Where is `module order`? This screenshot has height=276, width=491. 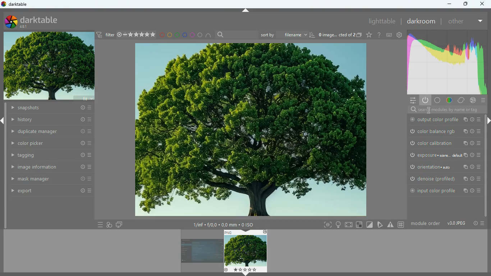 module order is located at coordinates (426, 224).